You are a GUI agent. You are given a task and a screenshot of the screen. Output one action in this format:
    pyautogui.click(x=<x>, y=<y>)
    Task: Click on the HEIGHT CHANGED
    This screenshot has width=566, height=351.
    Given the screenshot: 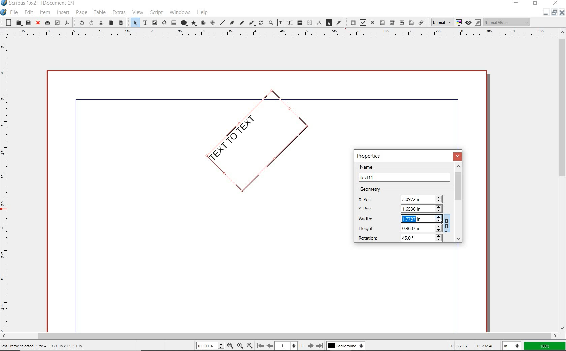 What is the action you would take?
    pyautogui.click(x=413, y=219)
    